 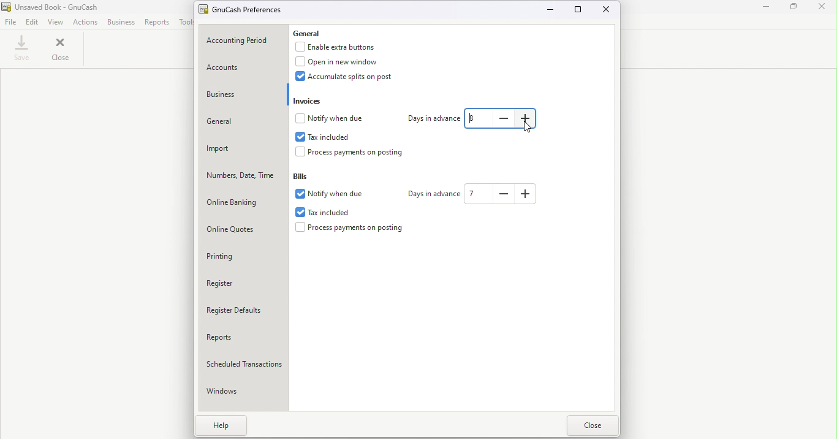 What do you see at coordinates (243, 9) in the screenshot?
I see `GnuCash preferences` at bounding box center [243, 9].